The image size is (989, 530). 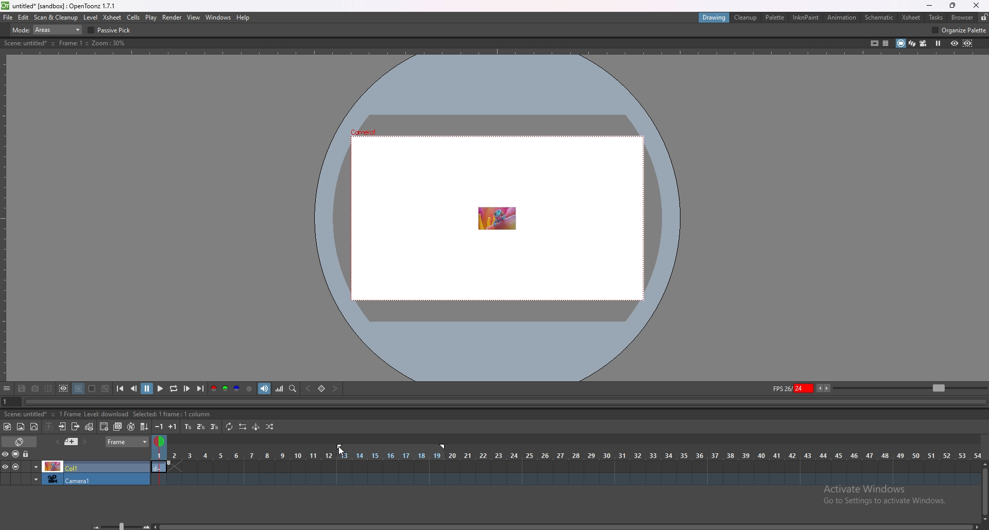 I want to click on loop, so click(x=174, y=388).